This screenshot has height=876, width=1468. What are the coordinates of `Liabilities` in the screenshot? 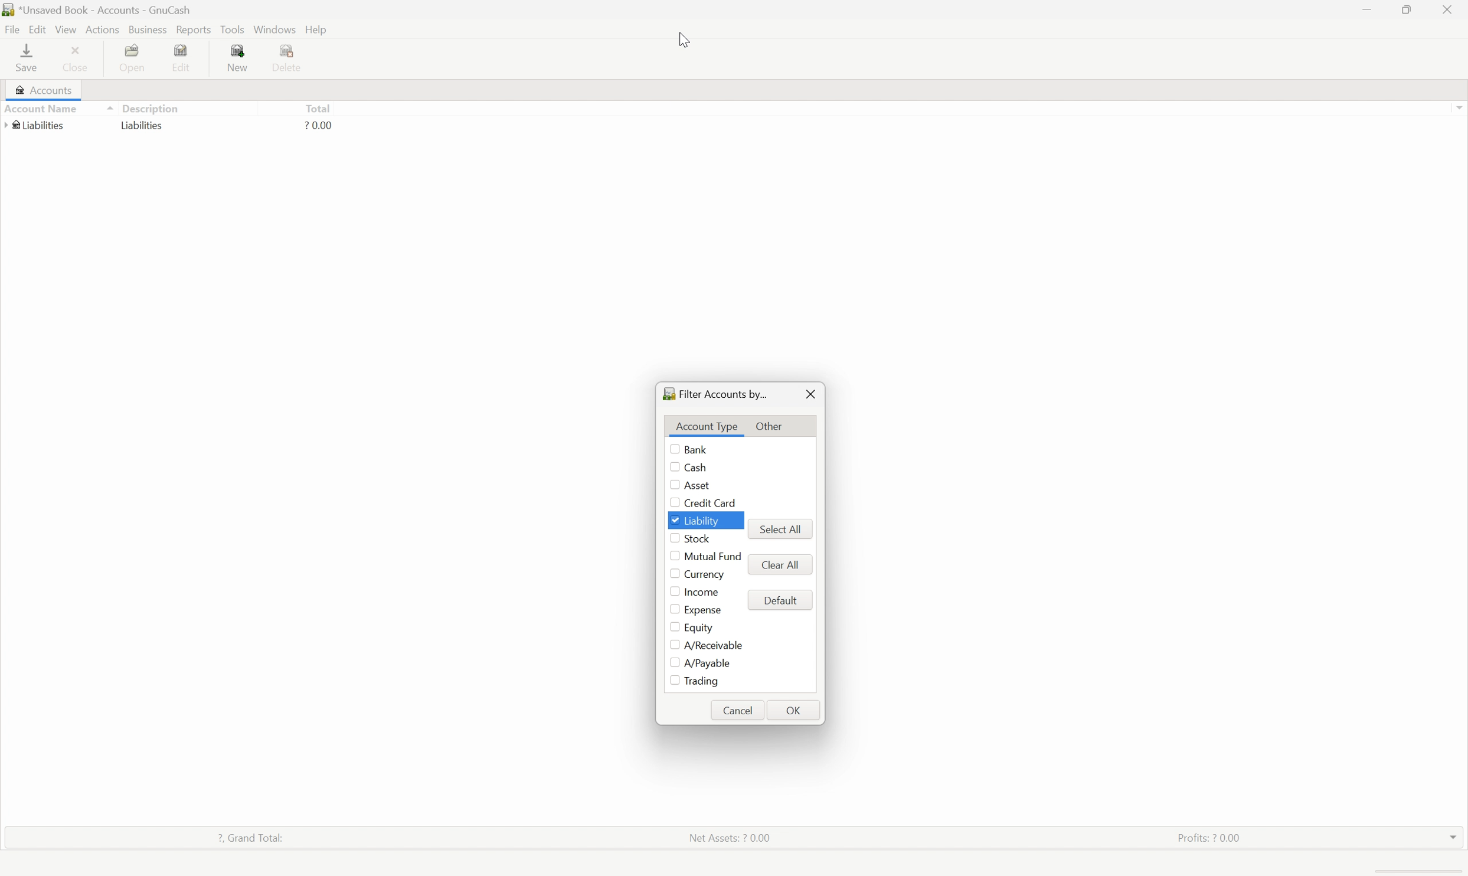 It's located at (34, 125).